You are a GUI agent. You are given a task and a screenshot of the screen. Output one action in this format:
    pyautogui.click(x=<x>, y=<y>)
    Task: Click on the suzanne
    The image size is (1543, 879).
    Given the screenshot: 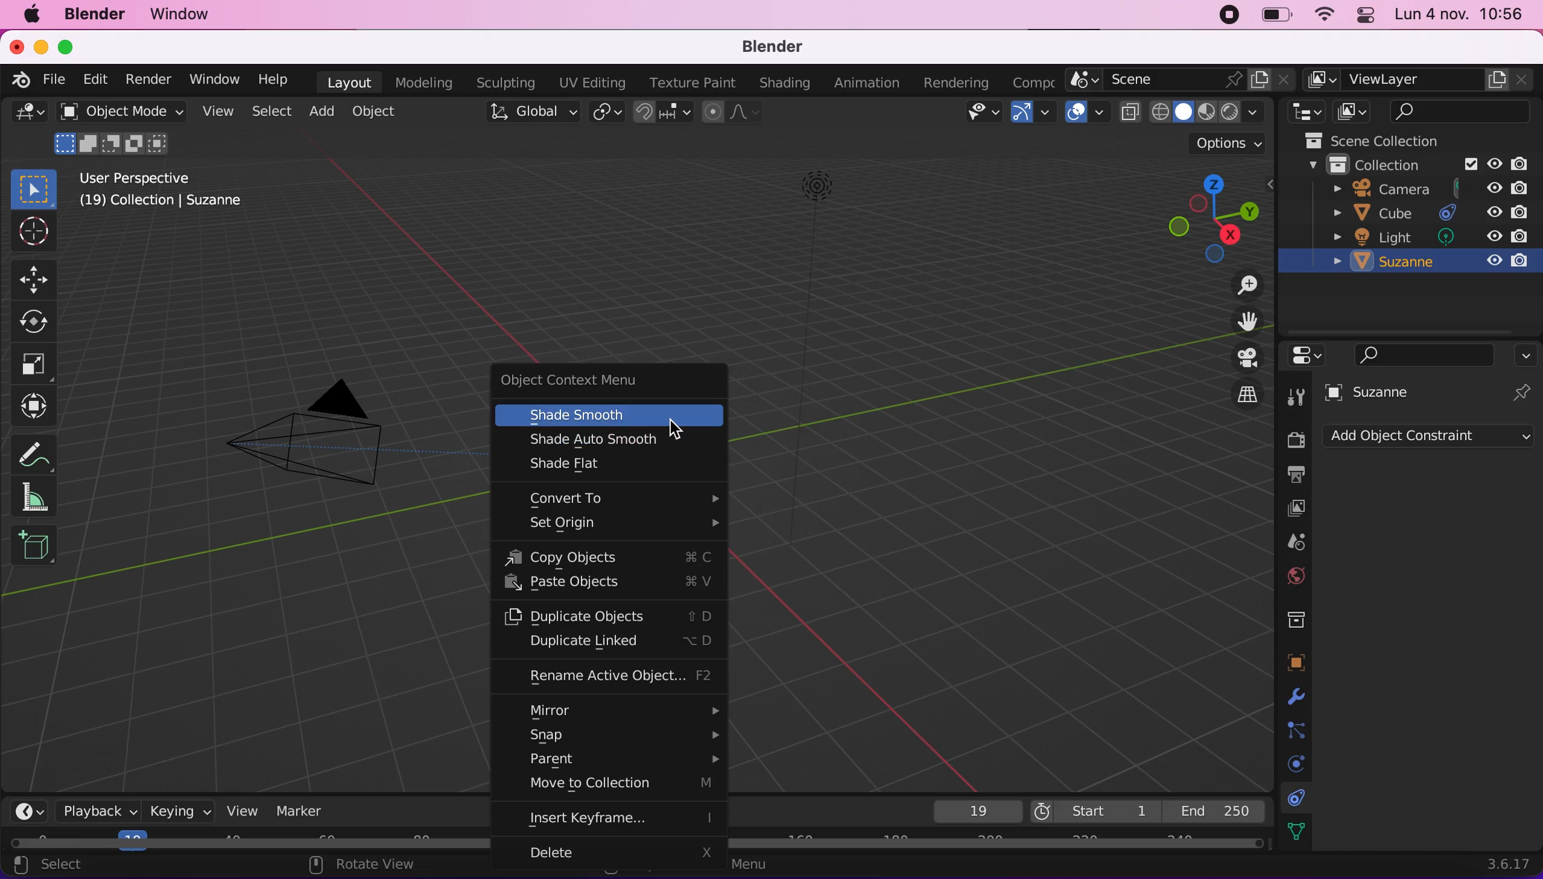 What is the action you would take?
    pyautogui.click(x=1428, y=262)
    